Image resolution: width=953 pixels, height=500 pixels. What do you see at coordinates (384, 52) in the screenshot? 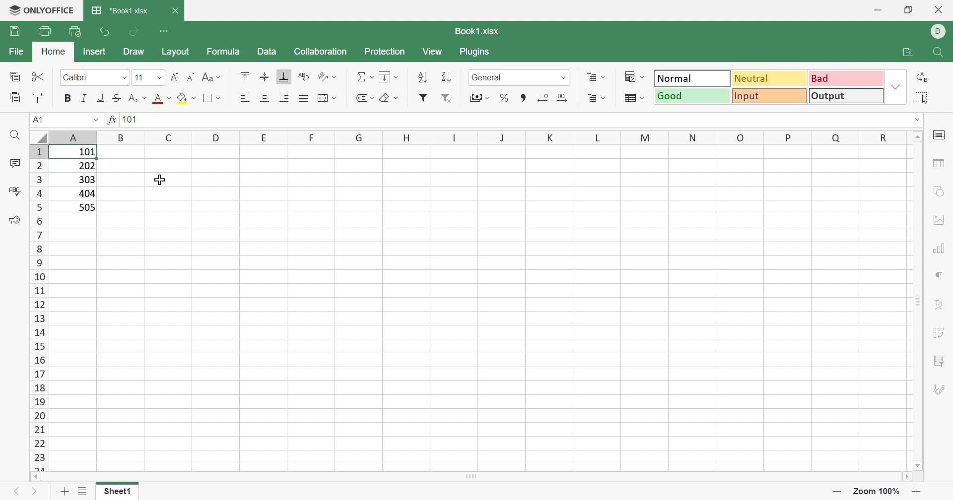
I see `Protection` at bounding box center [384, 52].